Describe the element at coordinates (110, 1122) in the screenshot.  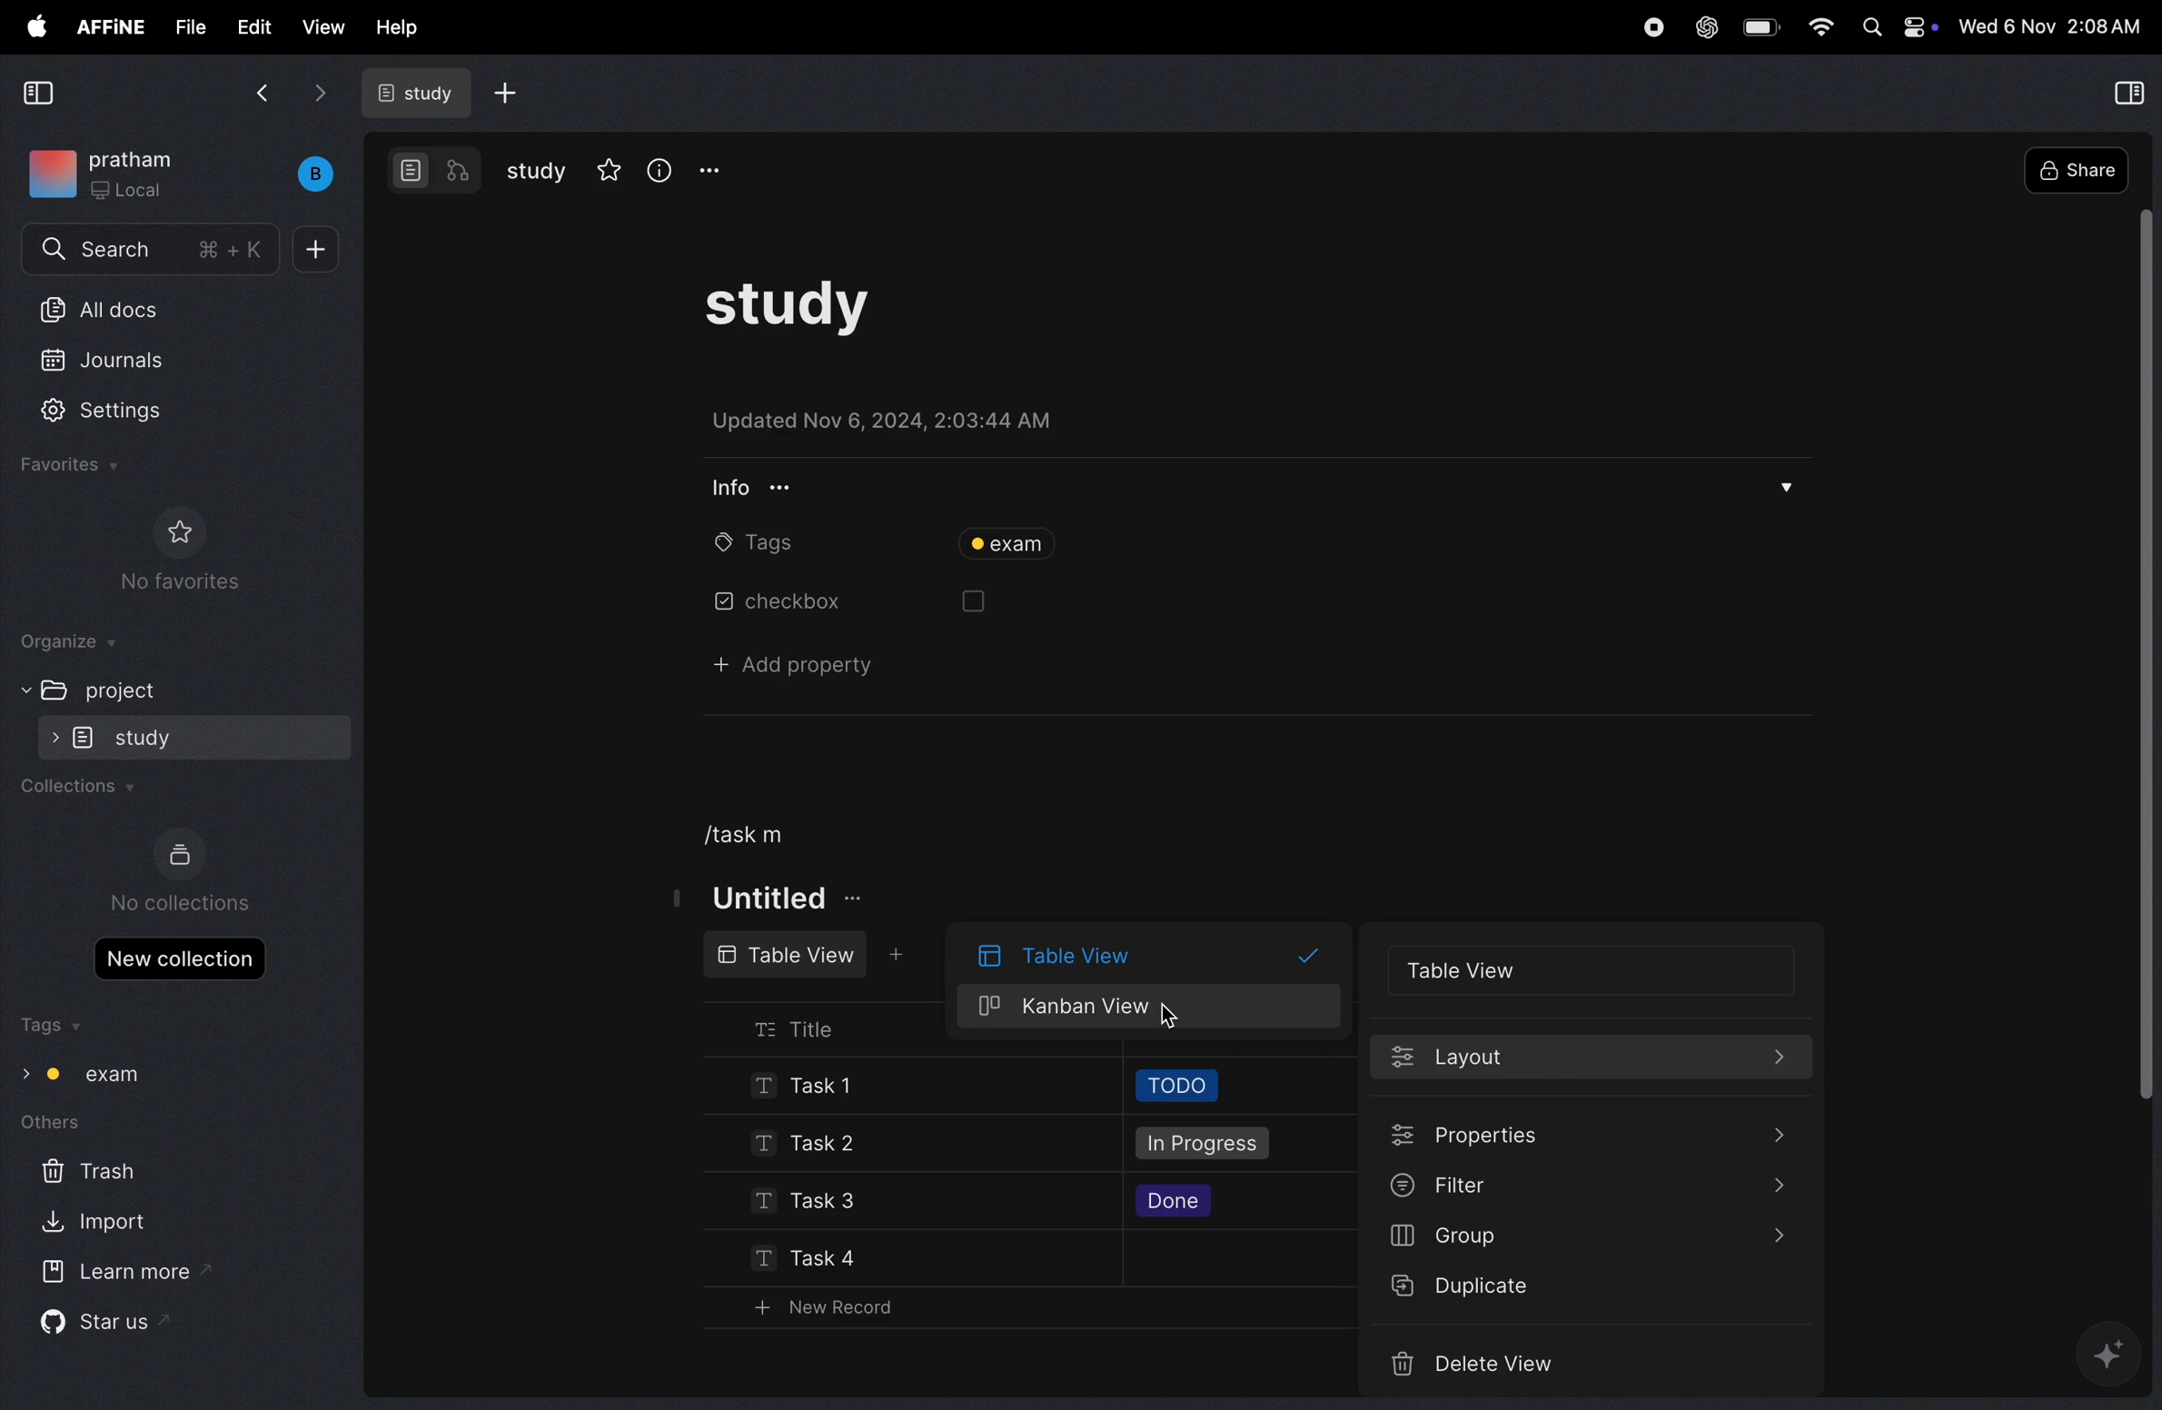
I see `others` at that location.